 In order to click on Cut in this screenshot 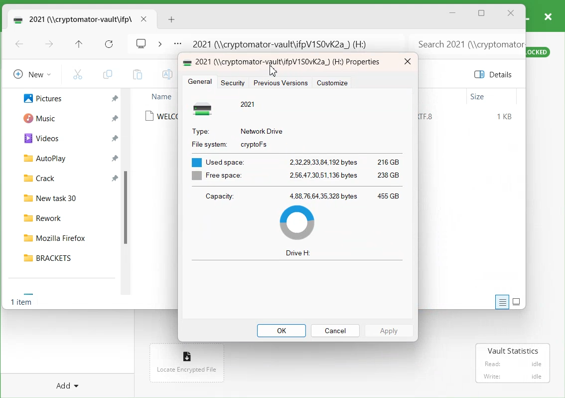, I will do `click(78, 74)`.